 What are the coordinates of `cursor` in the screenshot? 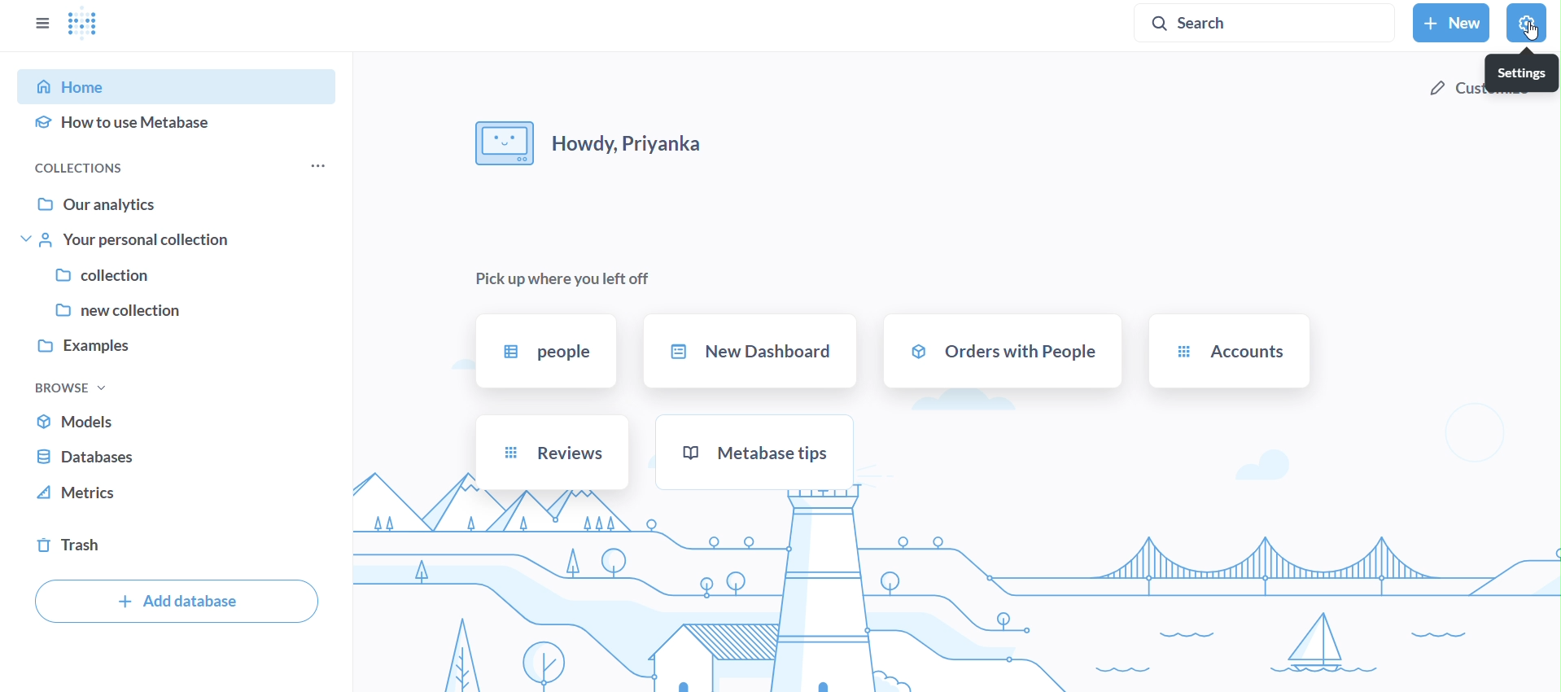 It's located at (1533, 33).